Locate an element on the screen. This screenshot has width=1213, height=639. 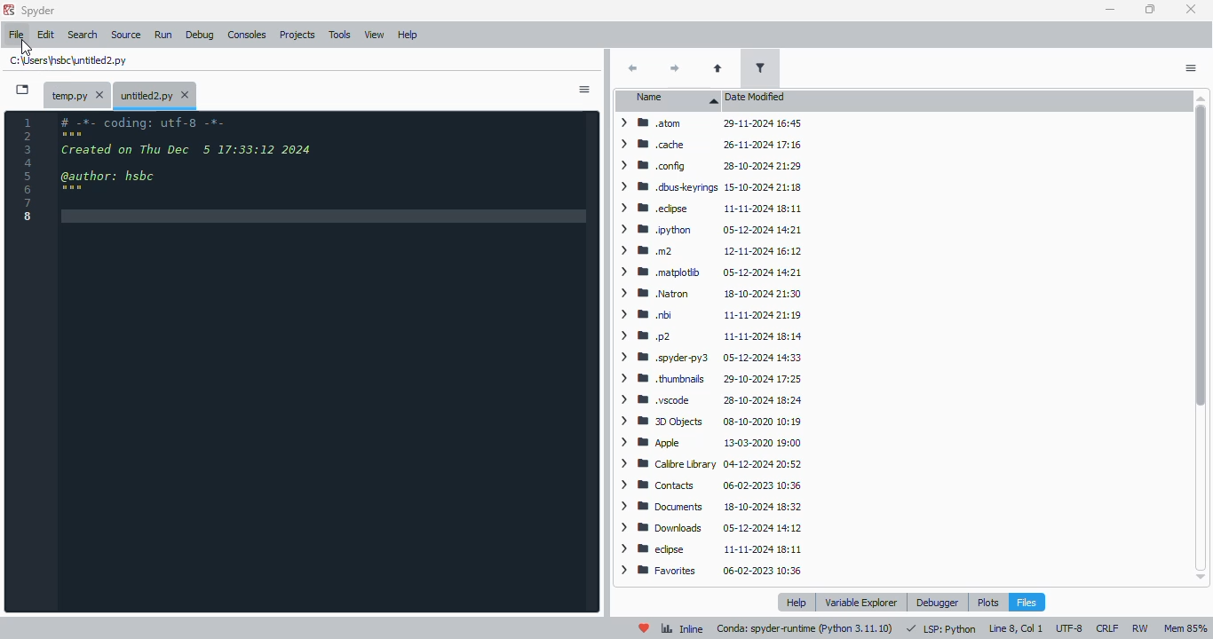
untitled2.py is located at coordinates (67, 60).